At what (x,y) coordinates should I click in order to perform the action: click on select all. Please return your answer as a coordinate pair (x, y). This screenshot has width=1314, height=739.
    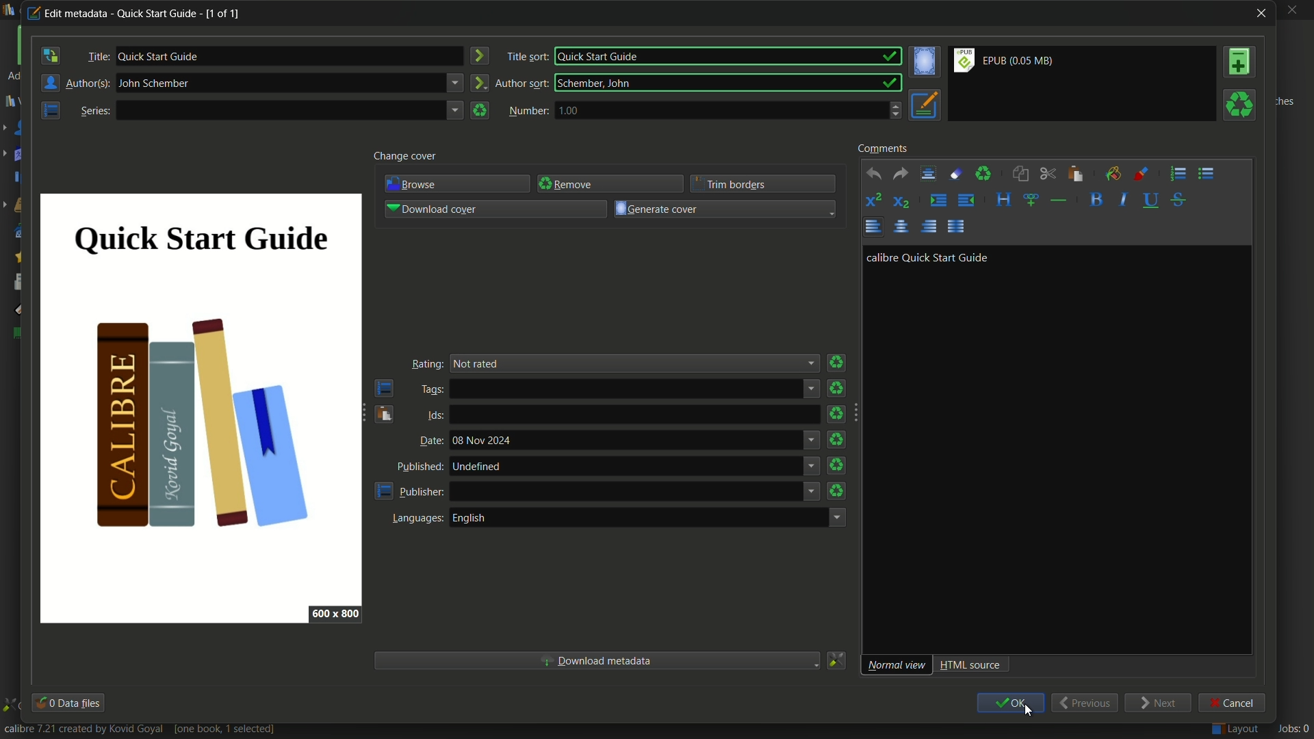
    Looking at the image, I should click on (929, 174).